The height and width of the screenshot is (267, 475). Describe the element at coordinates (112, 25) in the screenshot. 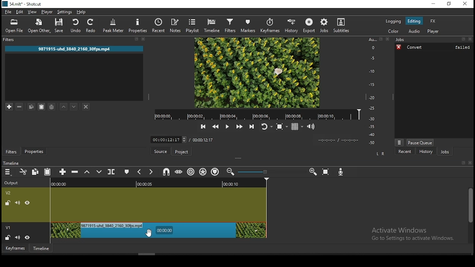

I see `peak meter` at that location.